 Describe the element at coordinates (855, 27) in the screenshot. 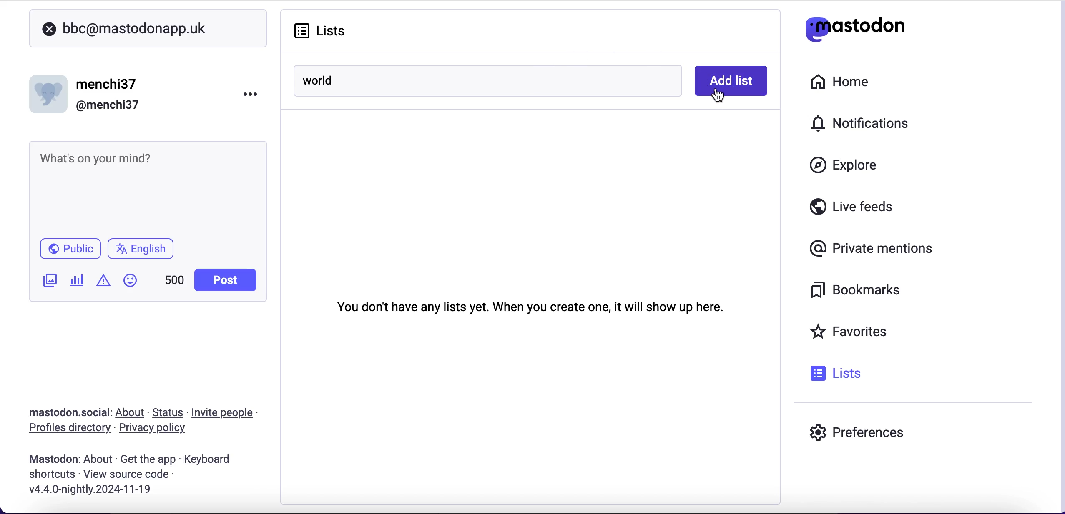

I see `mastodon logo` at that location.